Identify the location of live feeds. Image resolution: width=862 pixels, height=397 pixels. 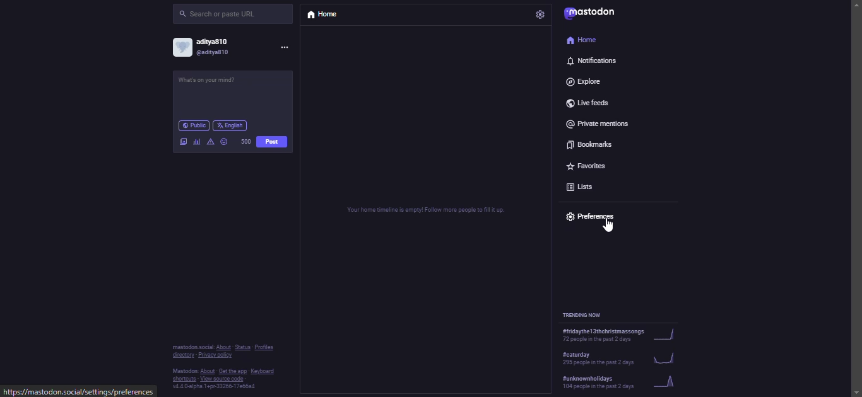
(589, 101).